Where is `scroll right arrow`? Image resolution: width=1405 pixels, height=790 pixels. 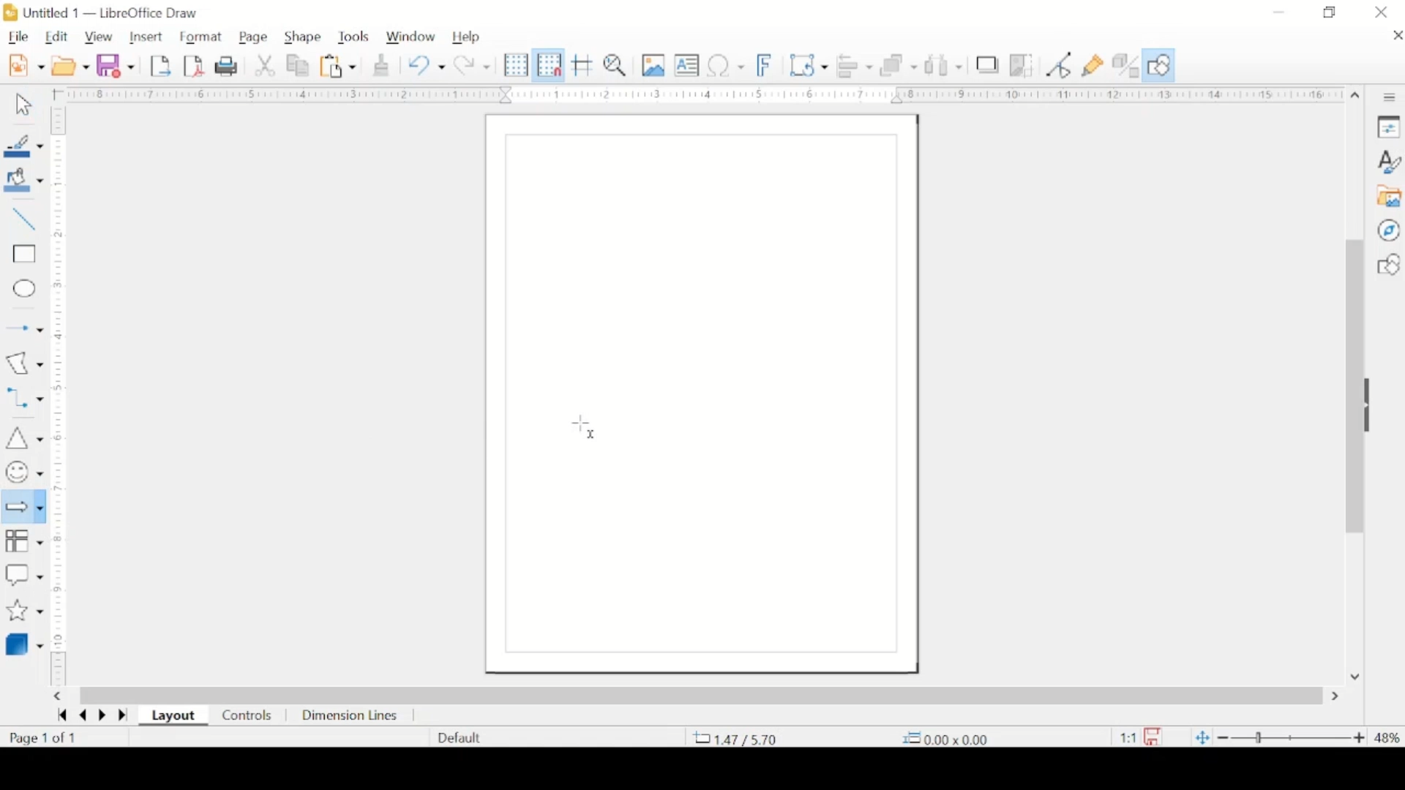 scroll right arrow is located at coordinates (1338, 696).